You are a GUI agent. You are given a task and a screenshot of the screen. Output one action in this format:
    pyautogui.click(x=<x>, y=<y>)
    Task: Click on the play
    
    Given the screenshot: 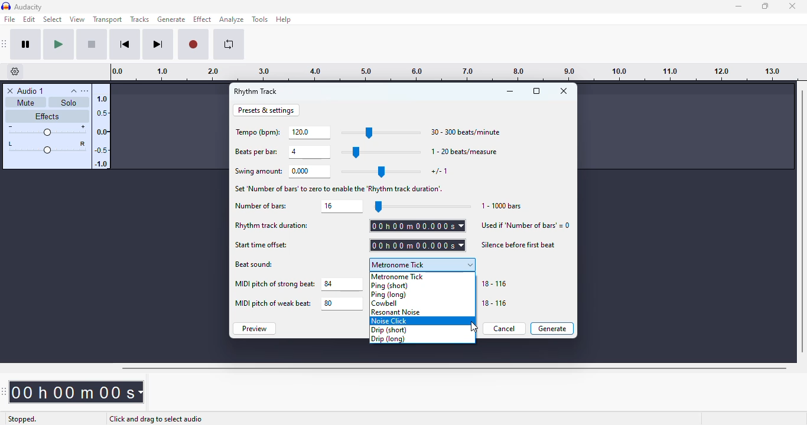 What is the action you would take?
    pyautogui.click(x=58, y=45)
    